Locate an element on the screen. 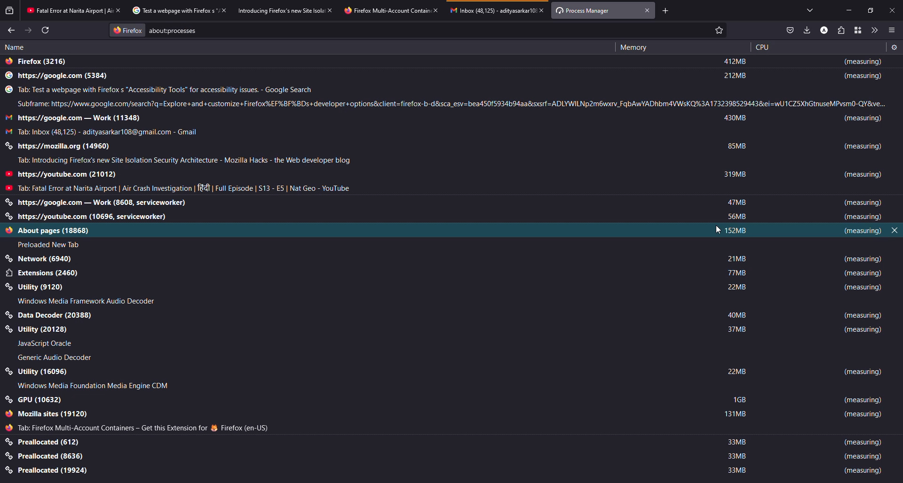 The image size is (903, 483). add is located at coordinates (666, 11).